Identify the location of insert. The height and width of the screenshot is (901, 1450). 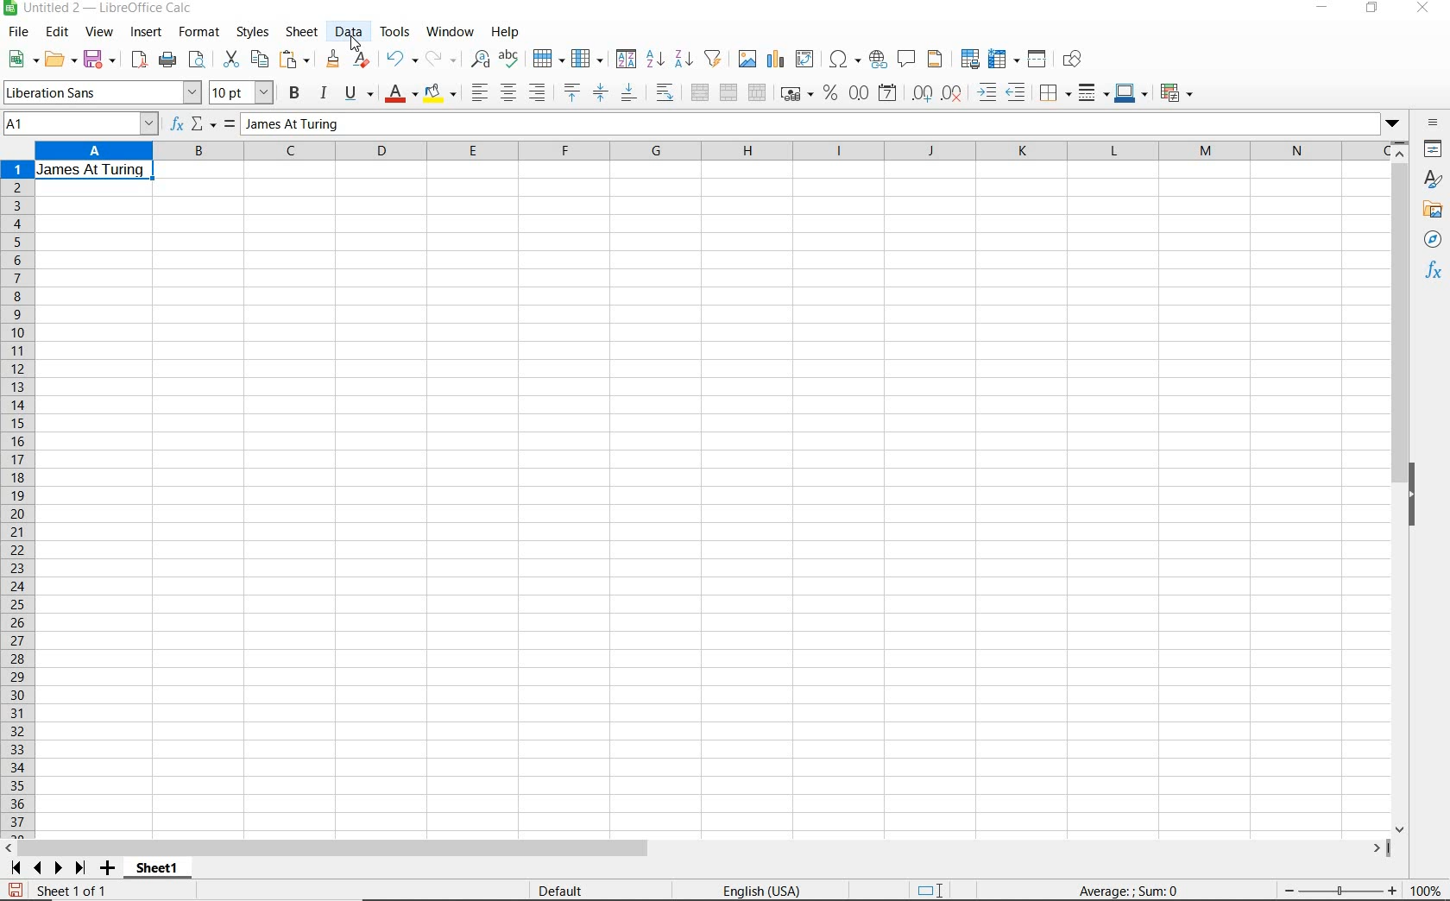
(147, 35).